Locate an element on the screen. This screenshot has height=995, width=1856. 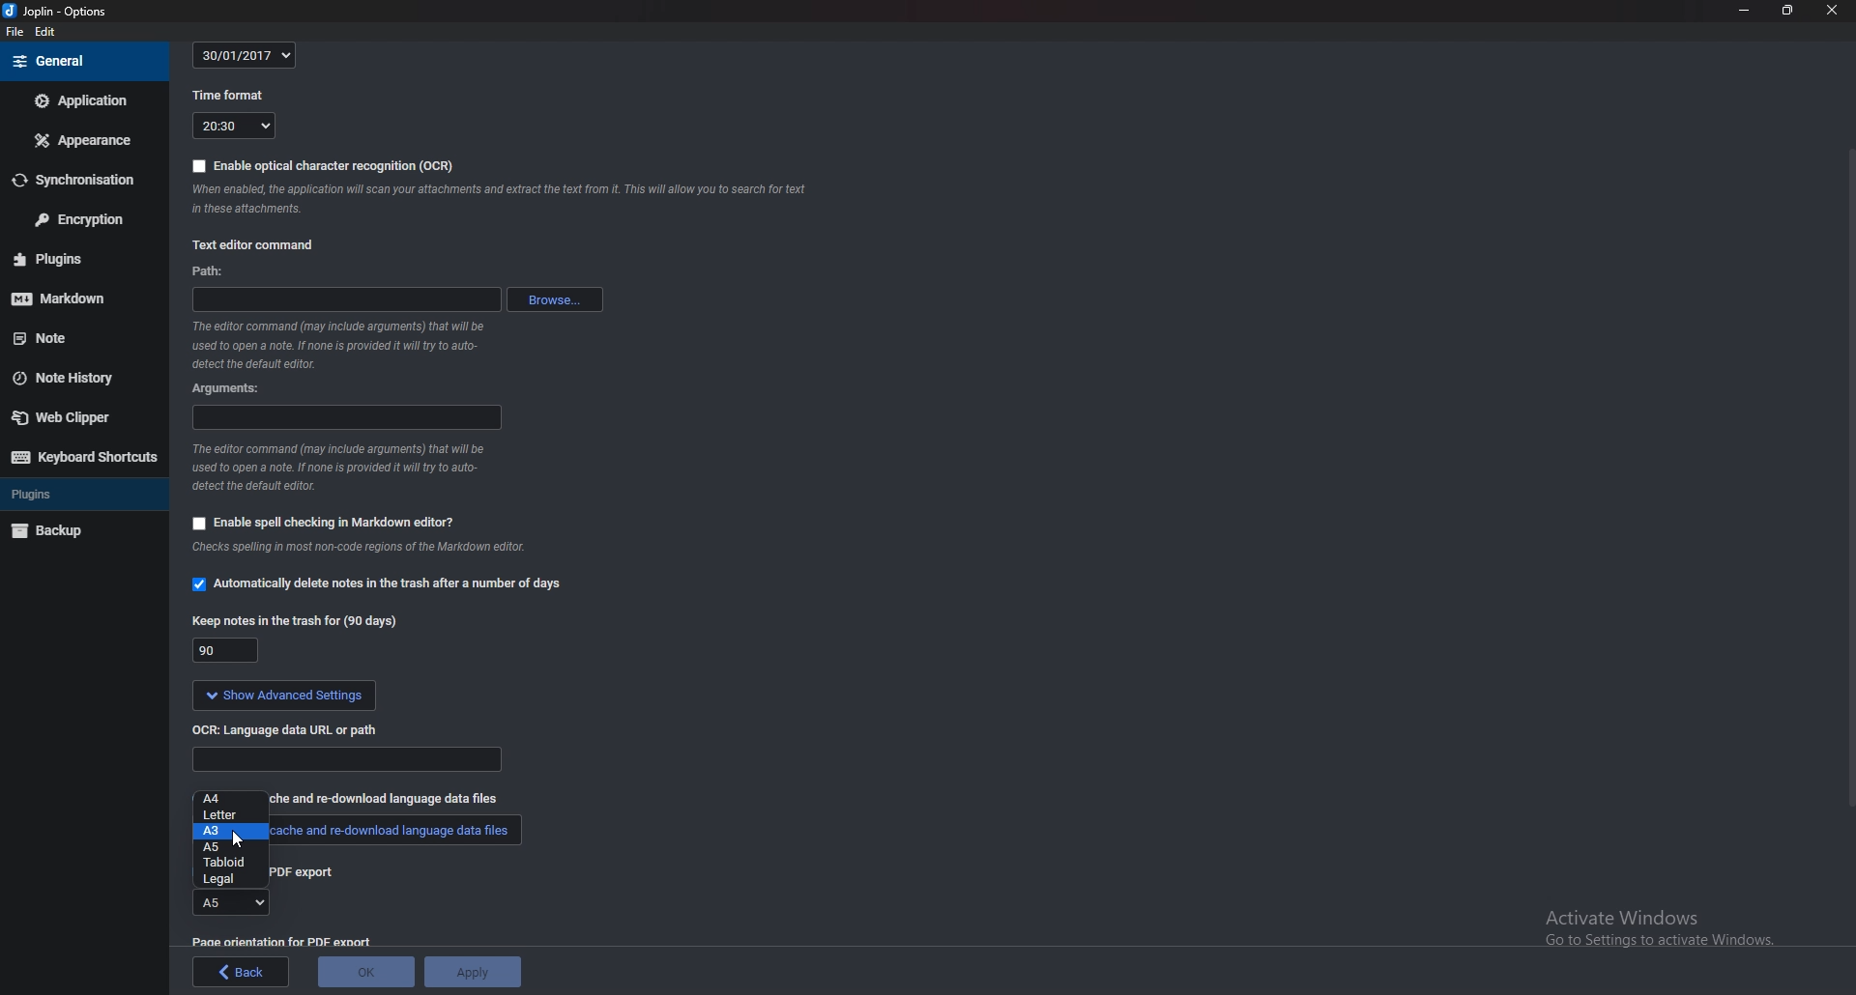
Info on editor command is located at coordinates (342, 468).